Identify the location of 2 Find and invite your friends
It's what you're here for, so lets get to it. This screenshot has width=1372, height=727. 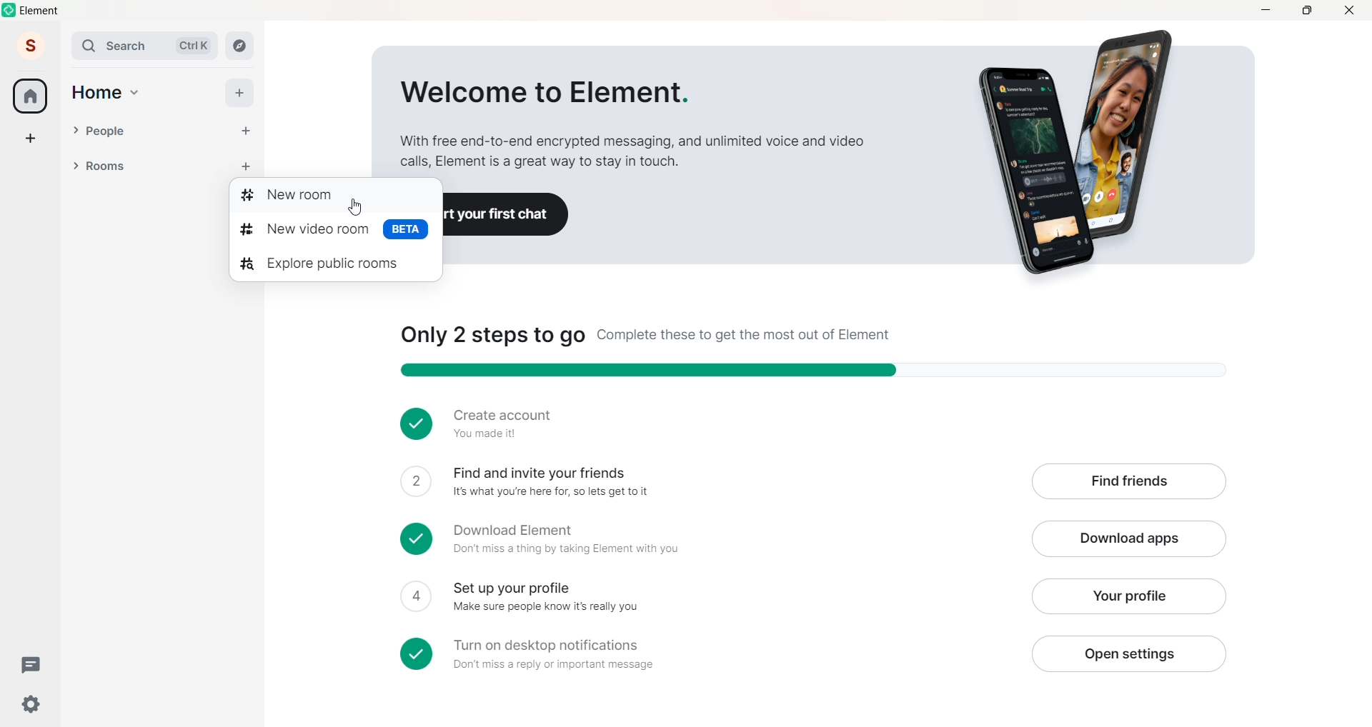
(705, 482).